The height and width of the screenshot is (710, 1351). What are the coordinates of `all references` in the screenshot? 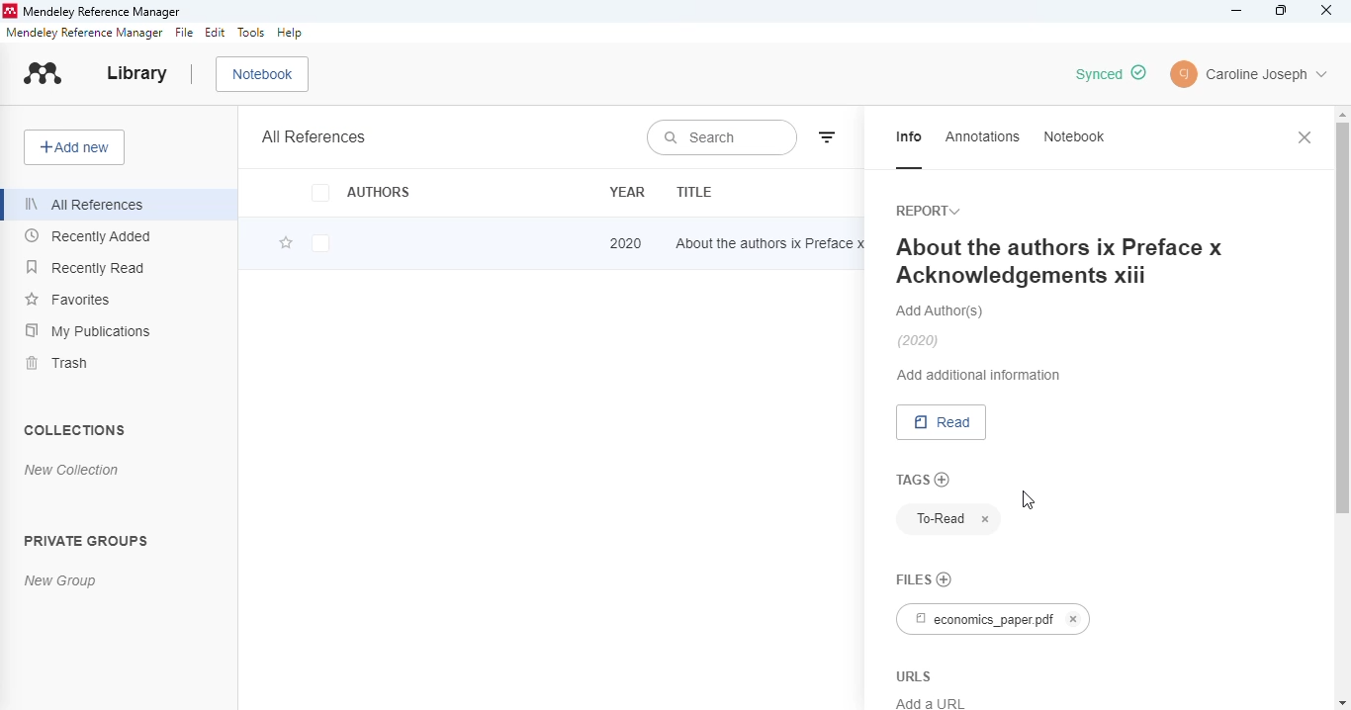 It's located at (315, 136).